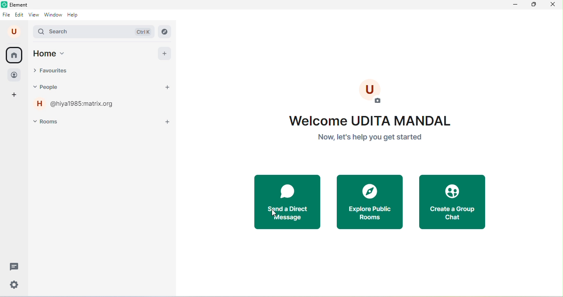  What do you see at coordinates (34, 14) in the screenshot?
I see `view` at bounding box center [34, 14].